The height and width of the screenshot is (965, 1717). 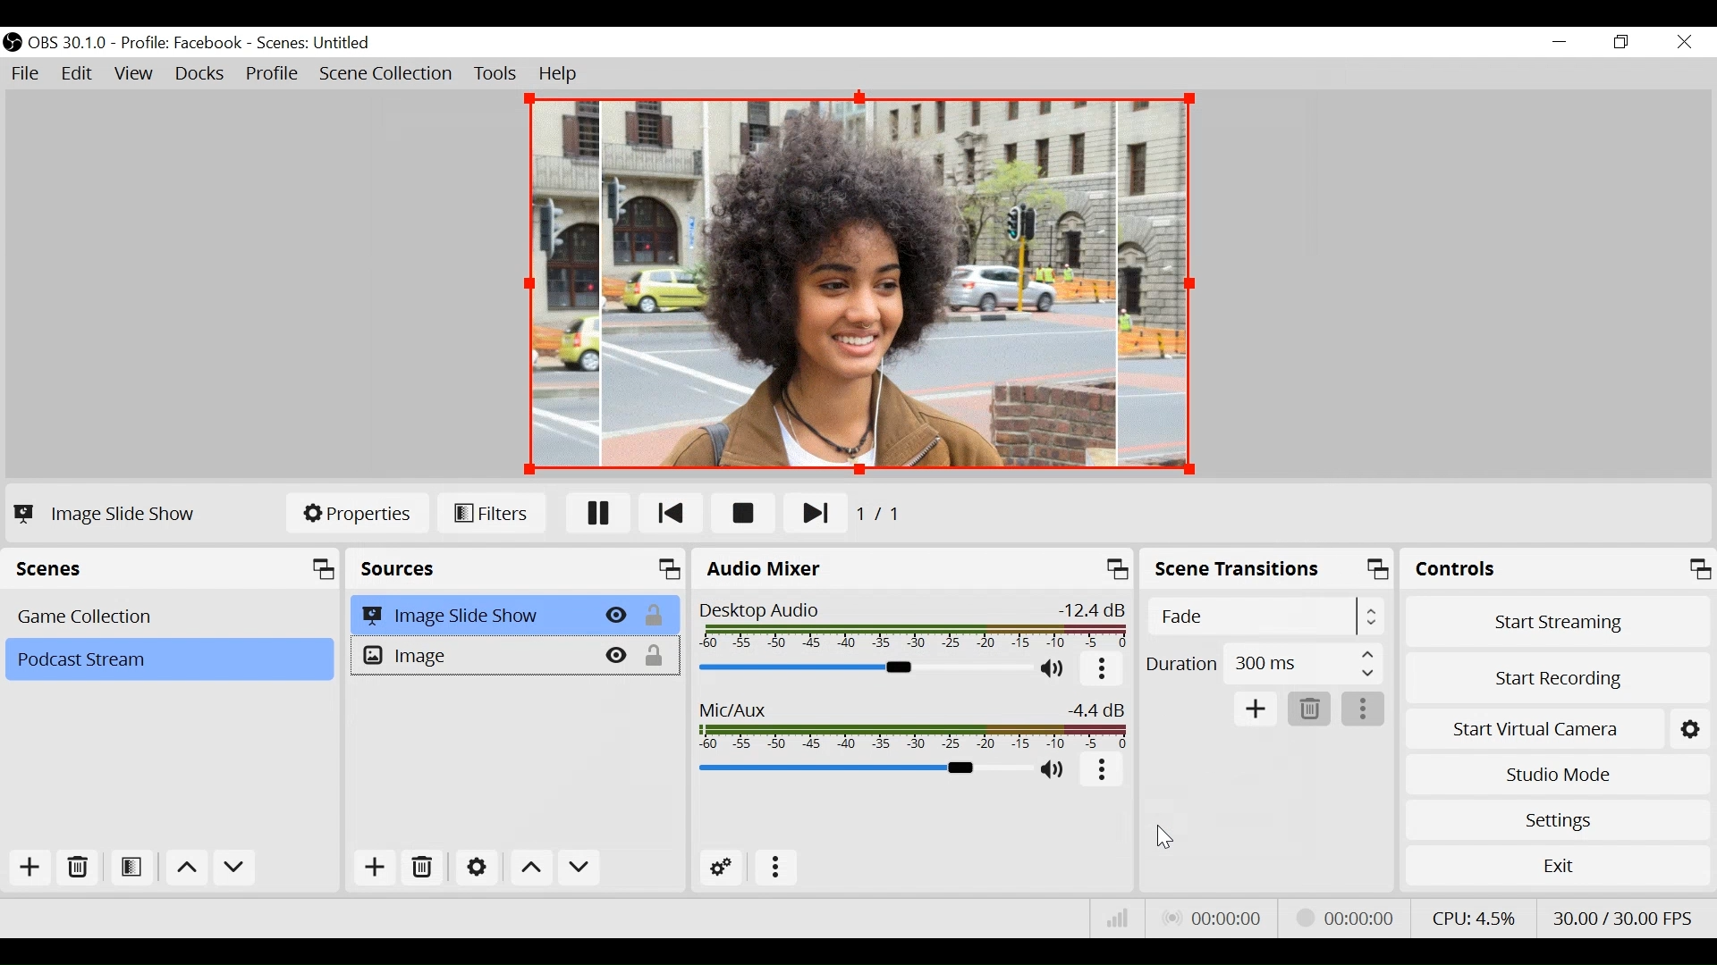 I want to click on Cursor, so click(x=382, y=880).